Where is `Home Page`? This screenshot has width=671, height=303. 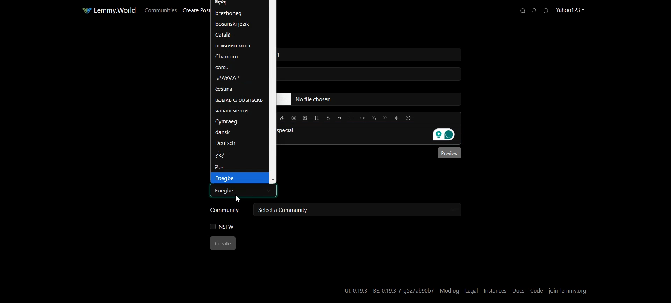
Home Page is located at coordinates (107, 10).